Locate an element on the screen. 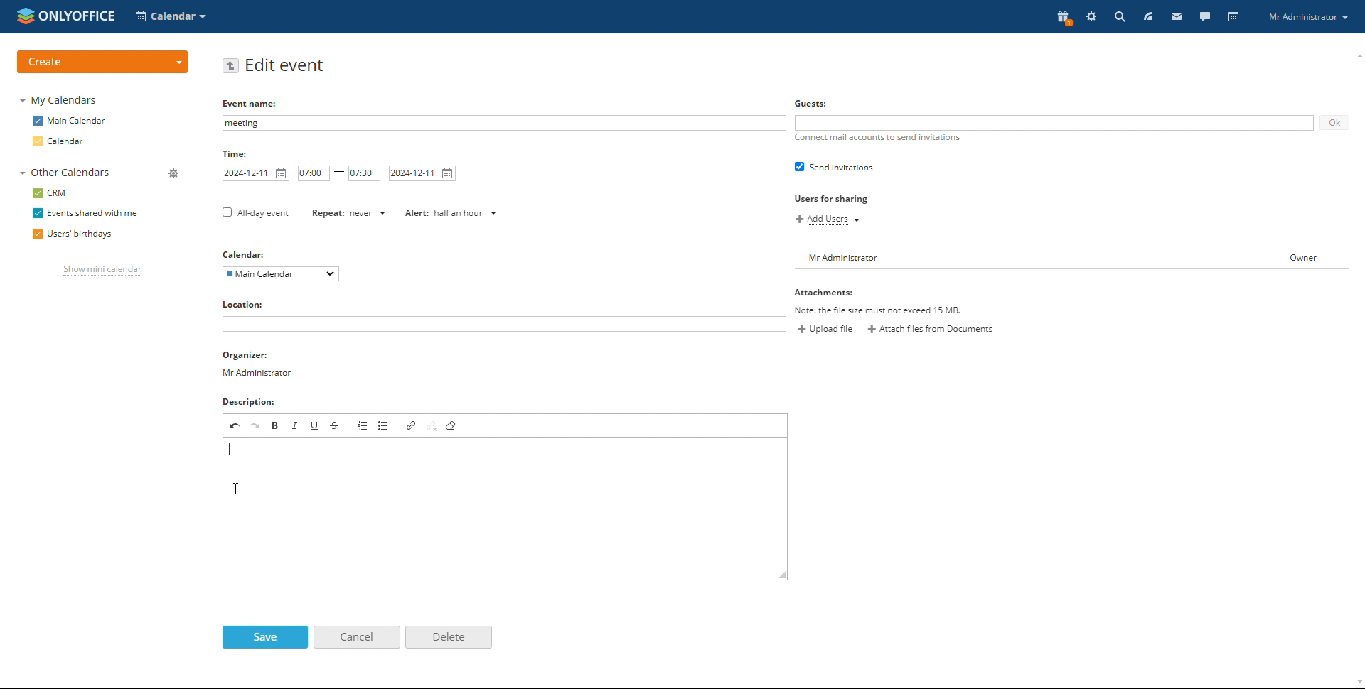 This screenshot has width=1365, height=689. set repetition is located at coordinates (369, 214).